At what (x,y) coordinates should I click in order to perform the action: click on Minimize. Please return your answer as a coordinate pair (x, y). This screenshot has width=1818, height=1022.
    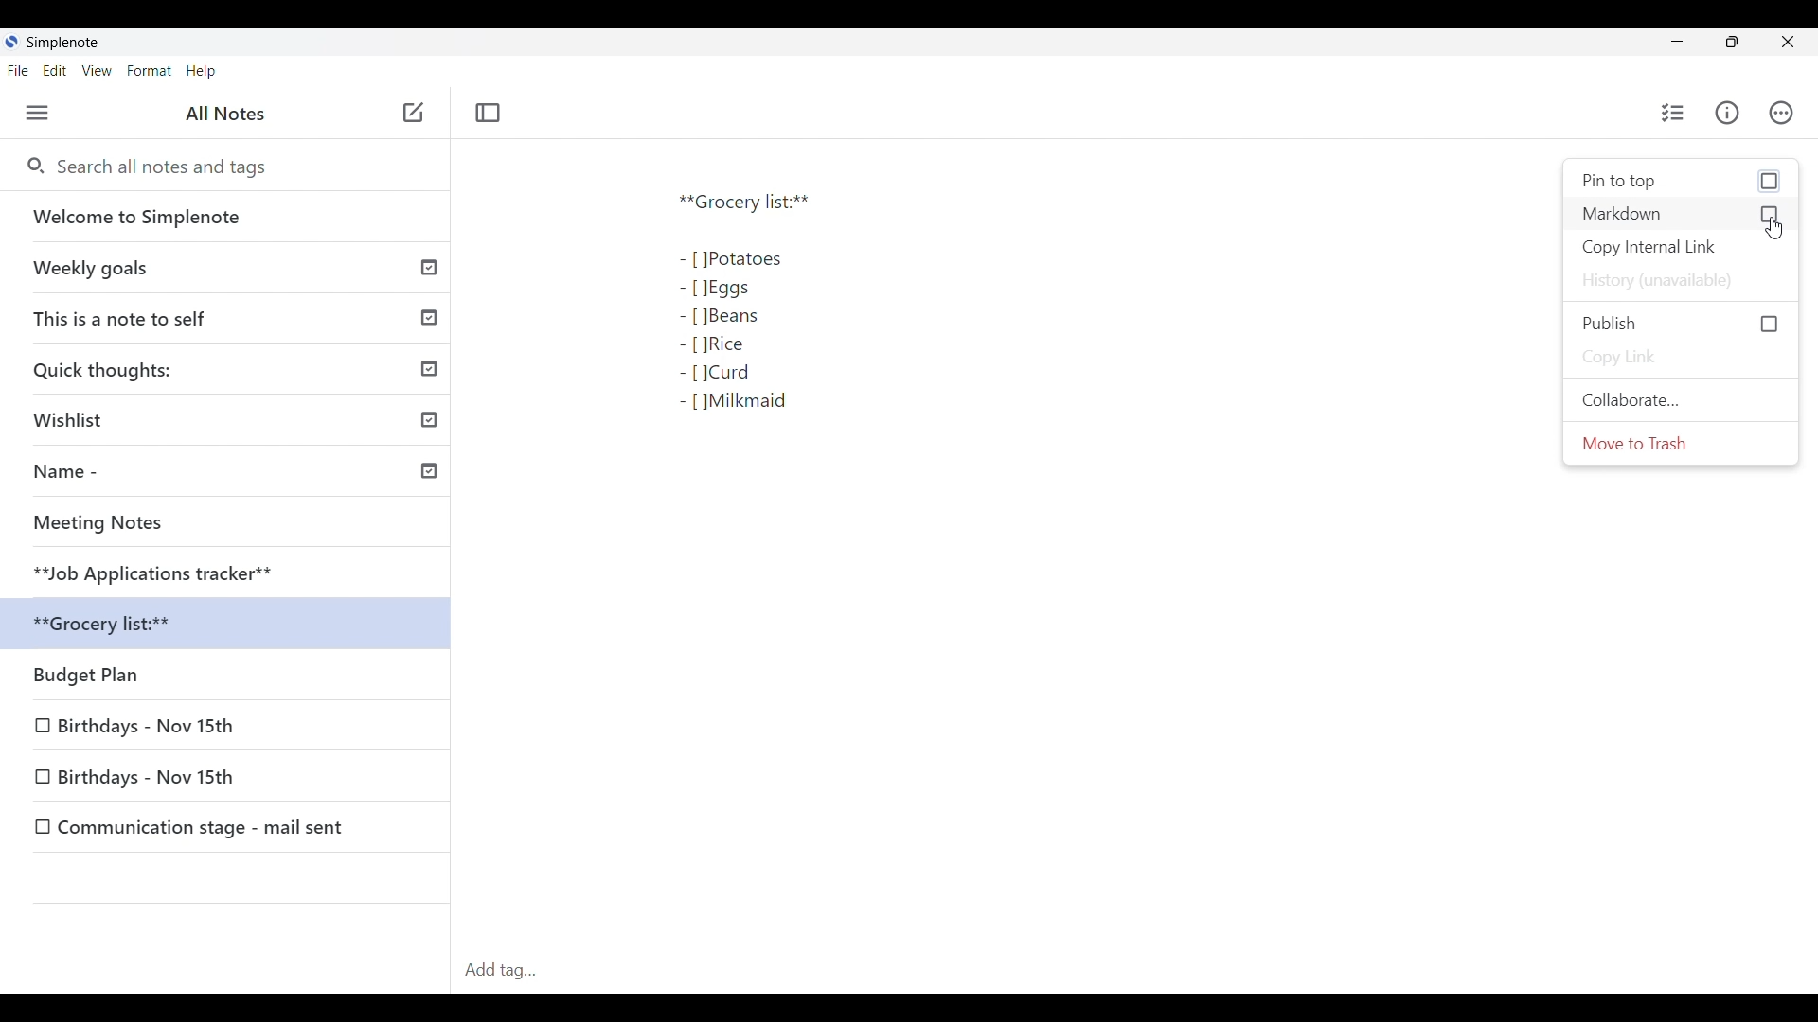
    Looking at the image, I should click on (1672, 42).